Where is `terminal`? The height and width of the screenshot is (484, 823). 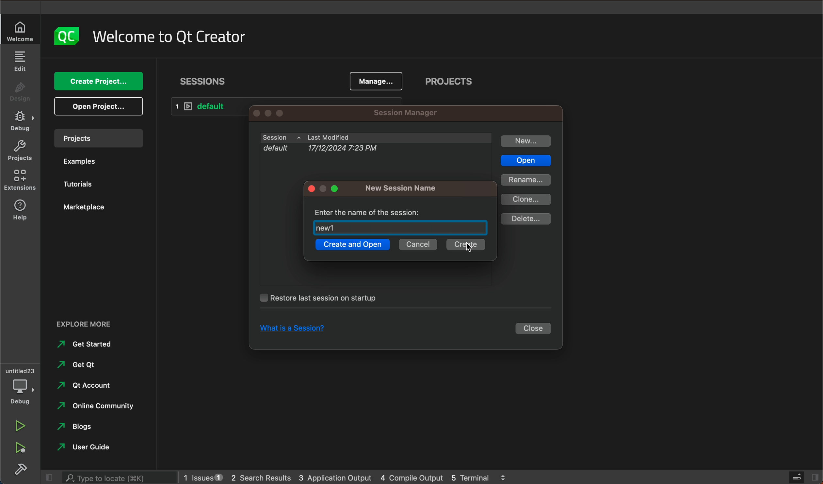
terminal is located at coordinates (479, 476).